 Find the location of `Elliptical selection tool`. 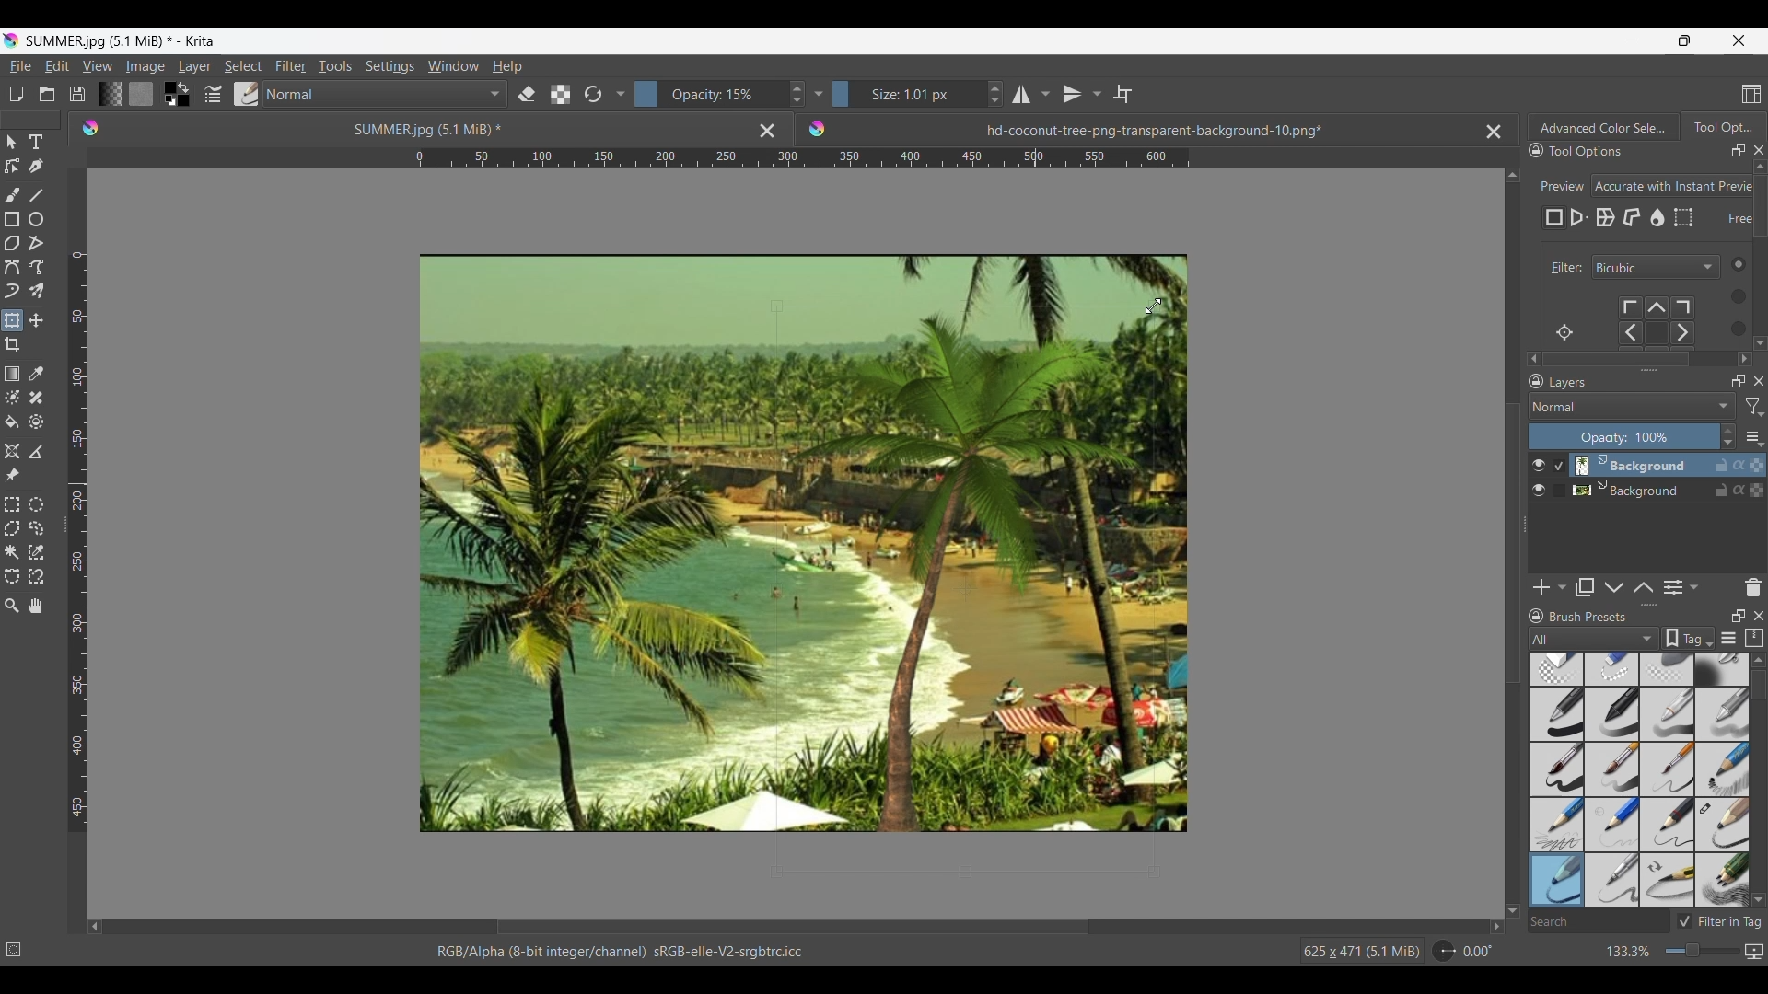

Elliptical selection tool is located at coordinates (36, 504).